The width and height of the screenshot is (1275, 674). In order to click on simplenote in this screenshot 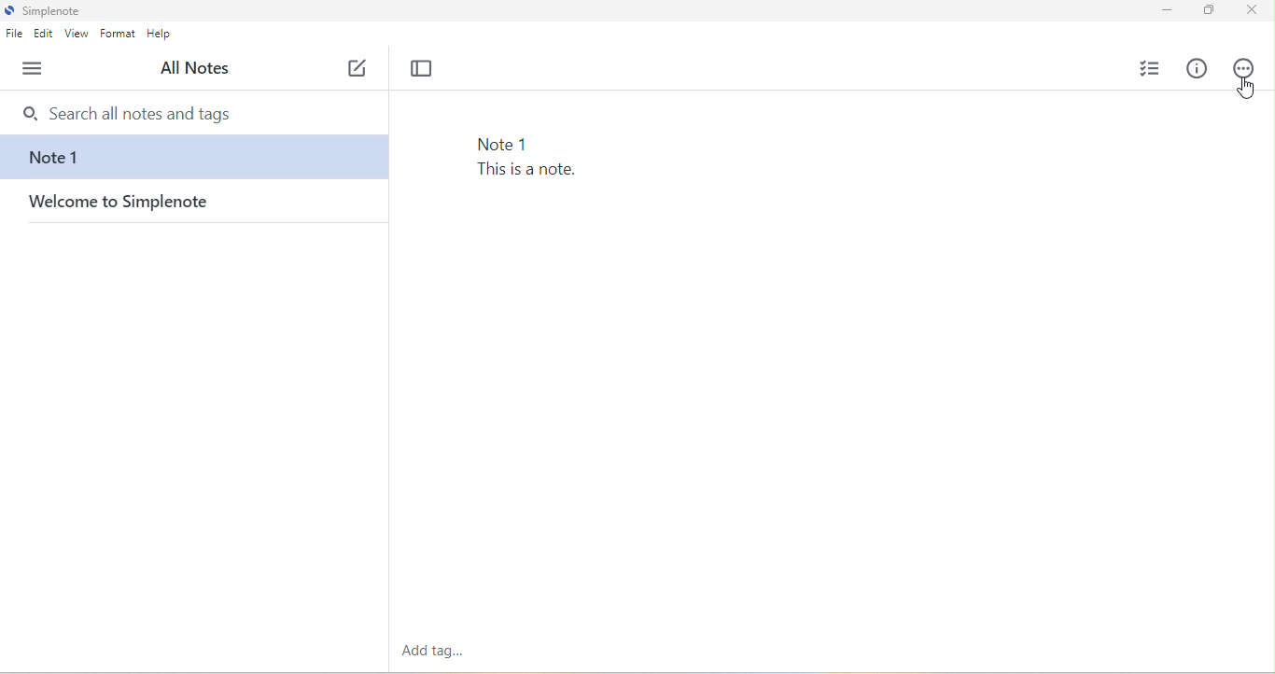, I will do `click(57, 12)`.